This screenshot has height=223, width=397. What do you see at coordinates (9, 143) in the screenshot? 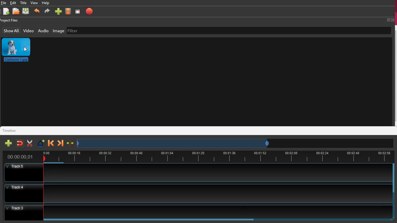
I see `new` at bounding box center [9, 143].